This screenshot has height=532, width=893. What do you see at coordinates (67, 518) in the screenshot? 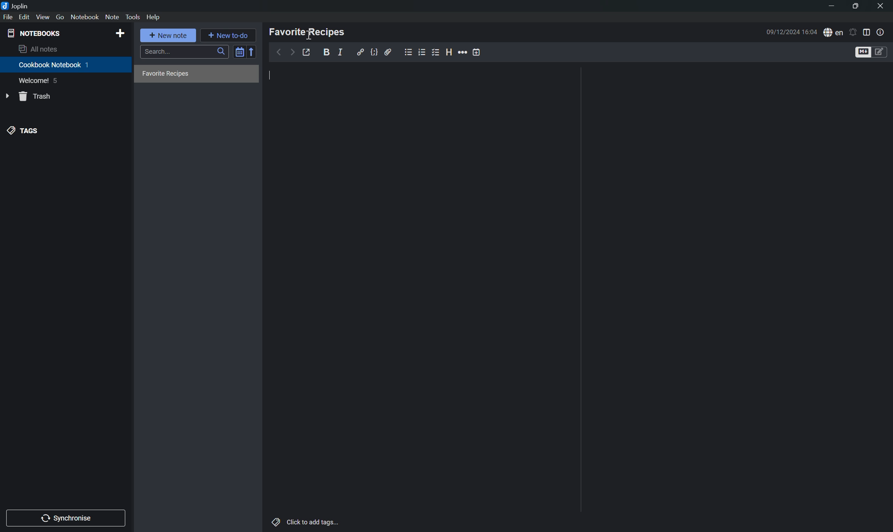
I see `Synchronise` at bounding box center [67, 518].